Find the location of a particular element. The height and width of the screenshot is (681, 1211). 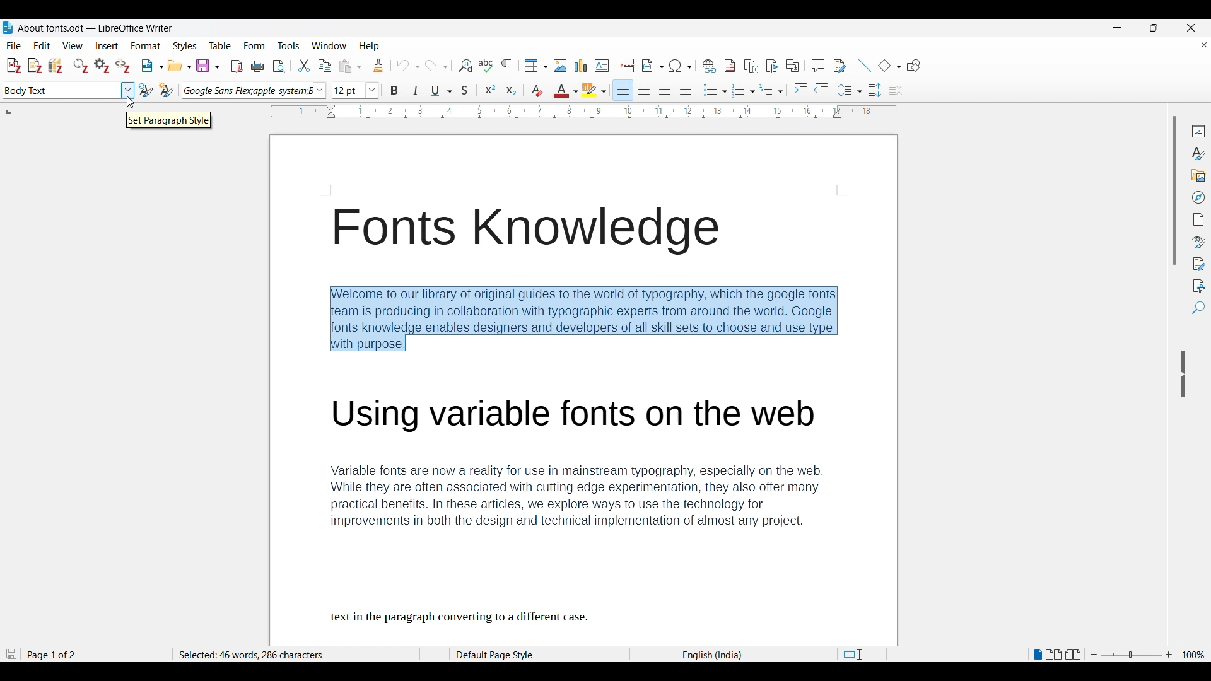

Underline options is located at coordinates (442, 91).